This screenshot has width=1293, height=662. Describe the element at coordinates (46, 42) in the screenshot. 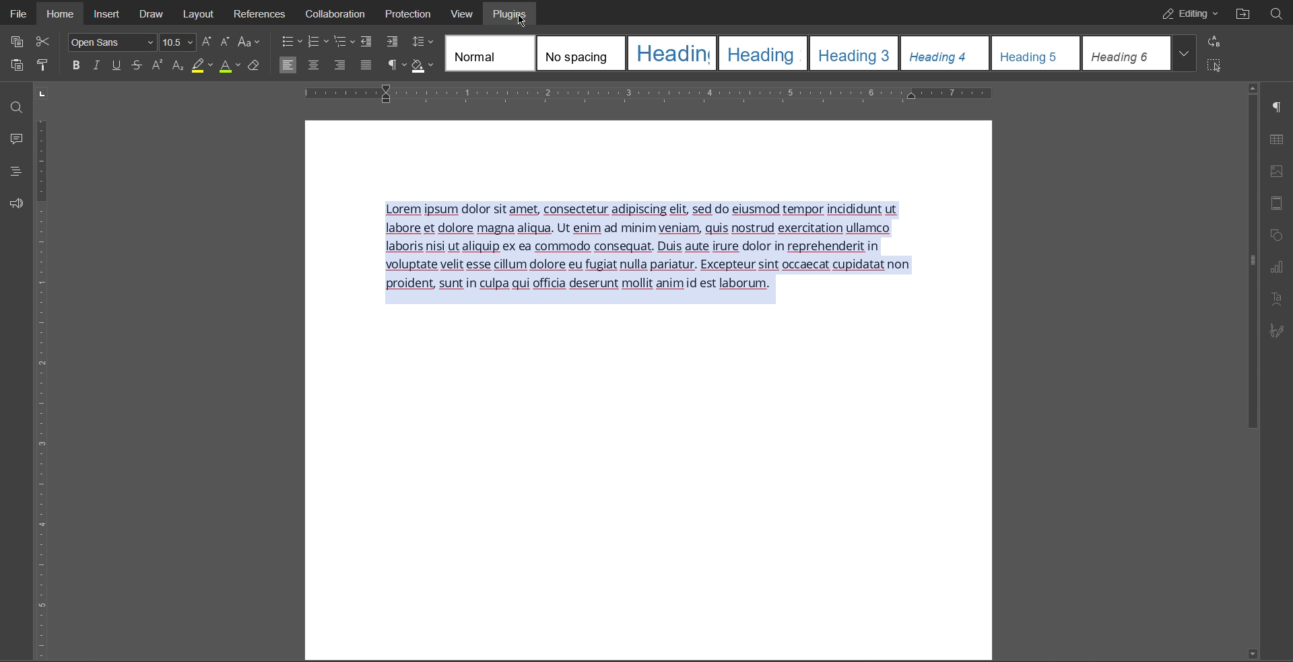

I see `Cut` at that location.